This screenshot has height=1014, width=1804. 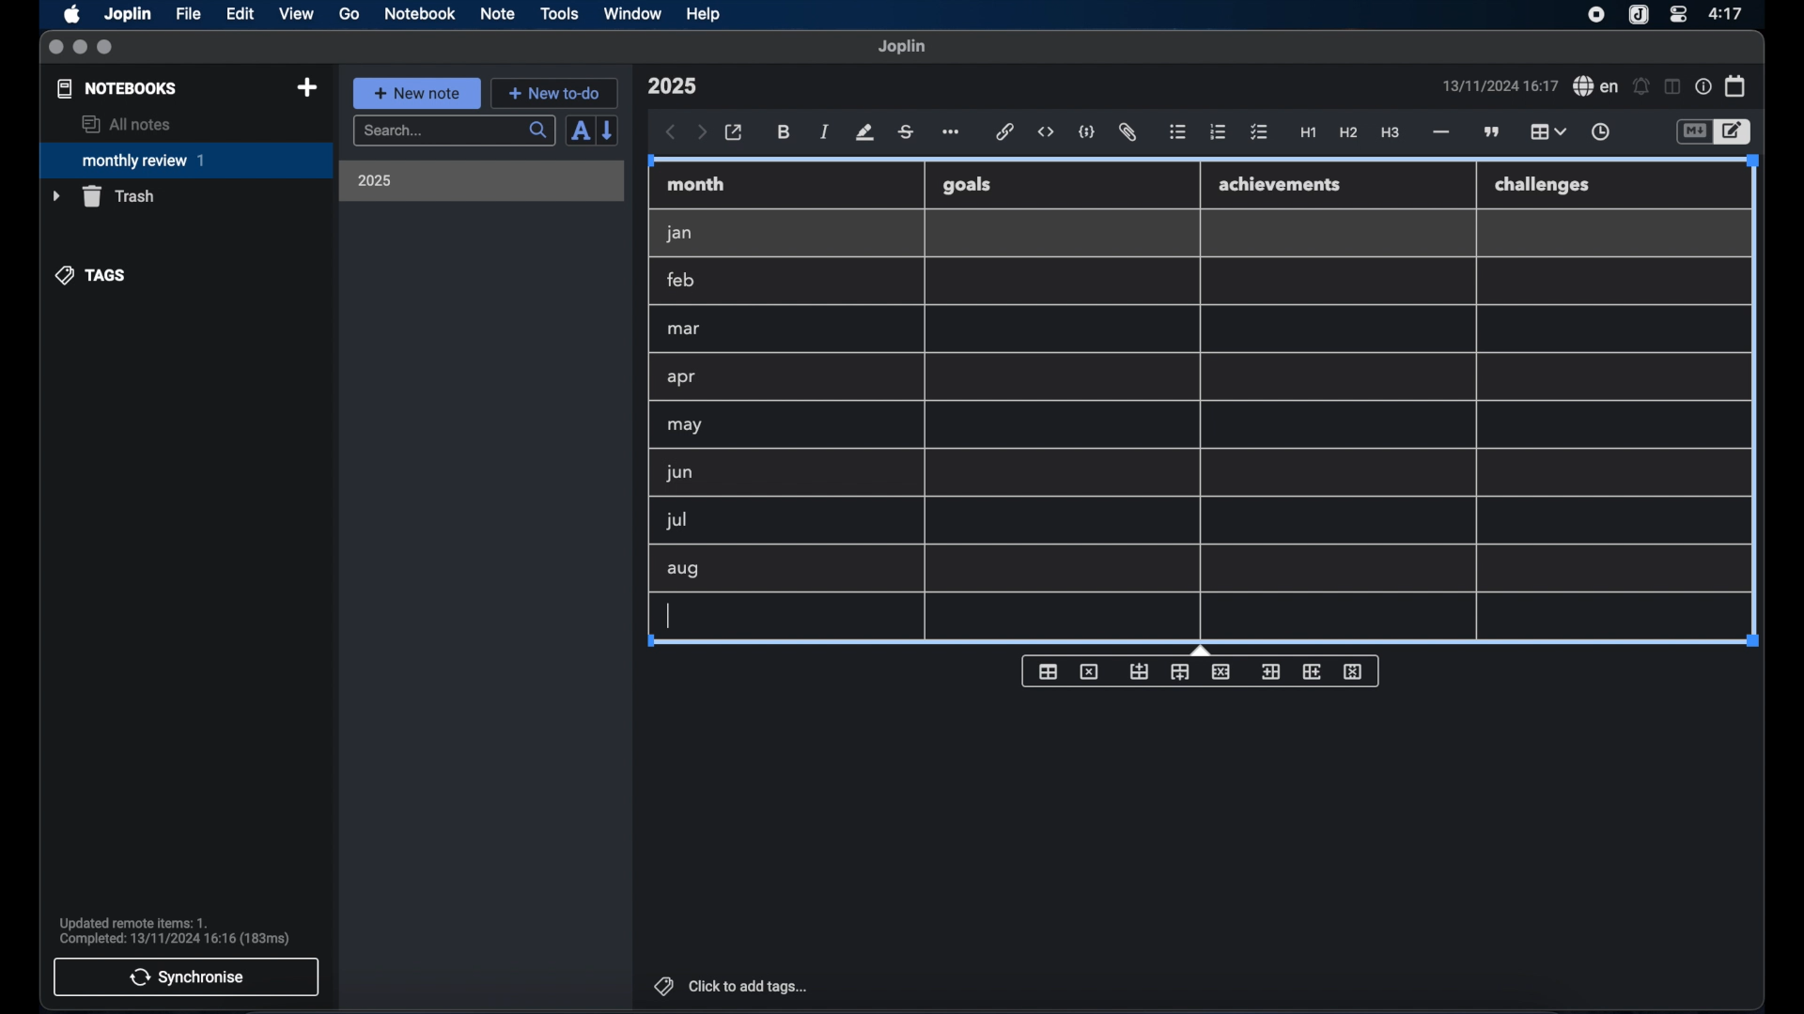 What do you see at coordinates (633, 13) in the screenshot?
I see `window` at bounding box center [633, 13].